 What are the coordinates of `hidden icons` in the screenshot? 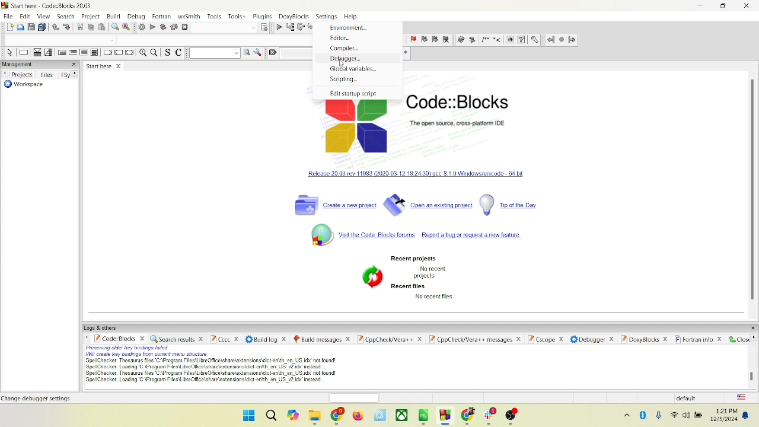 It's located at (626, 417).